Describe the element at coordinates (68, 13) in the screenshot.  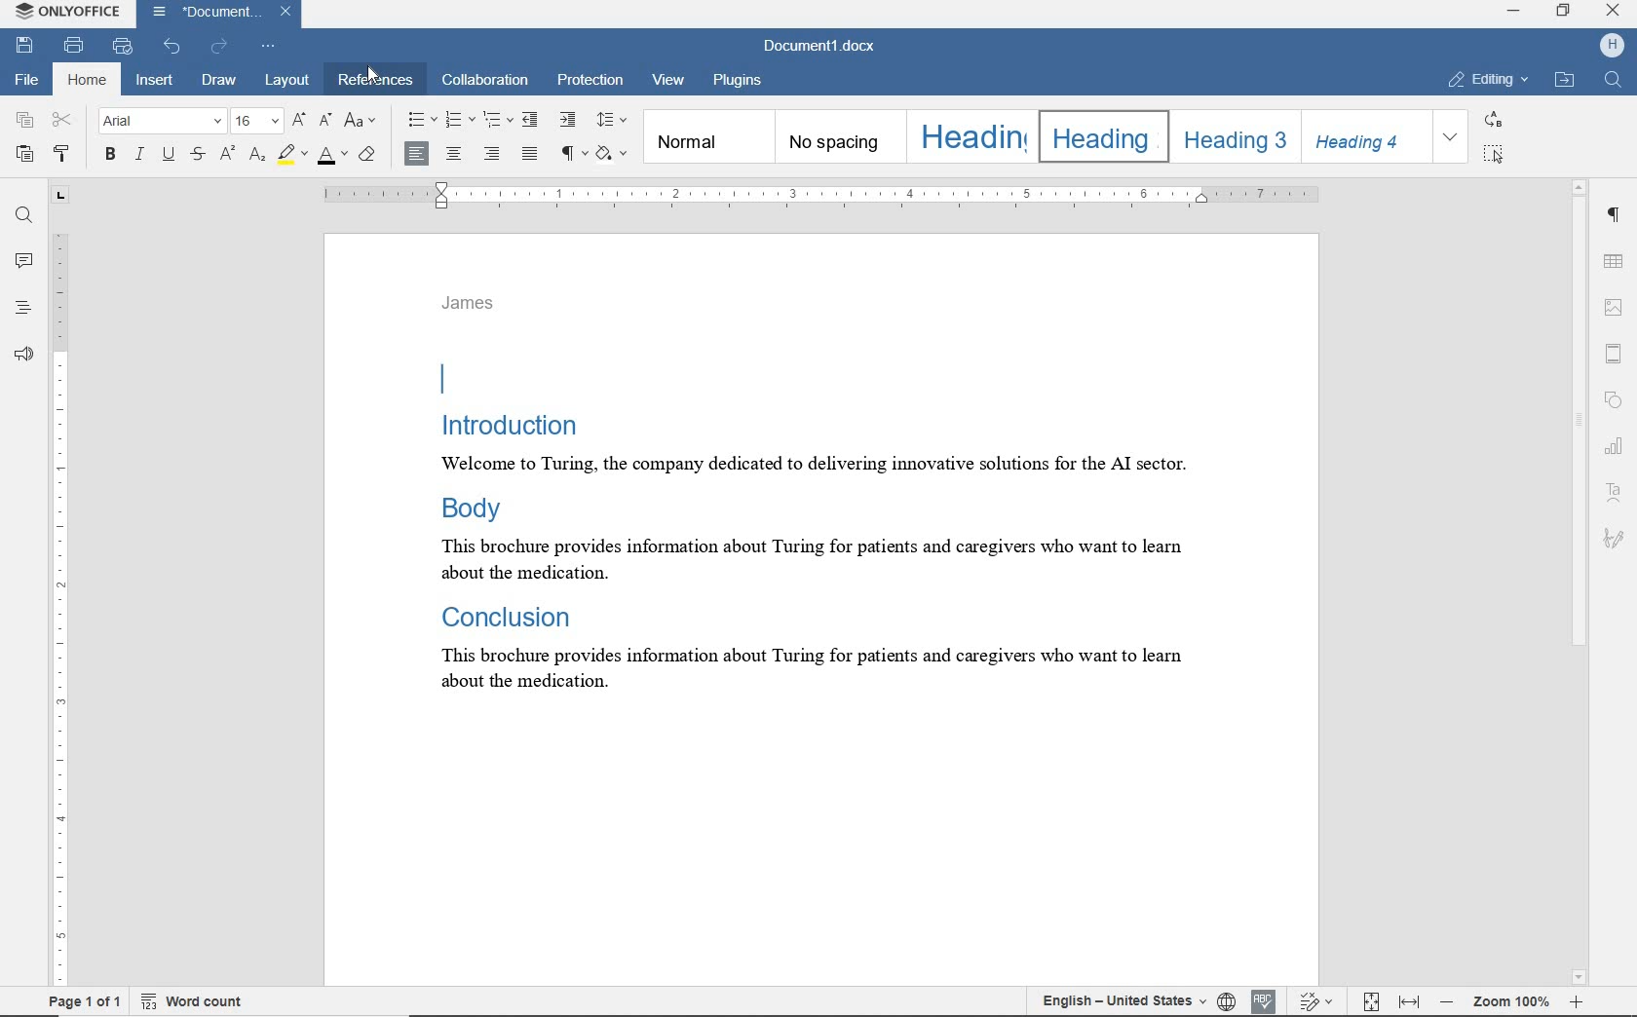
I see `system name` at that location.